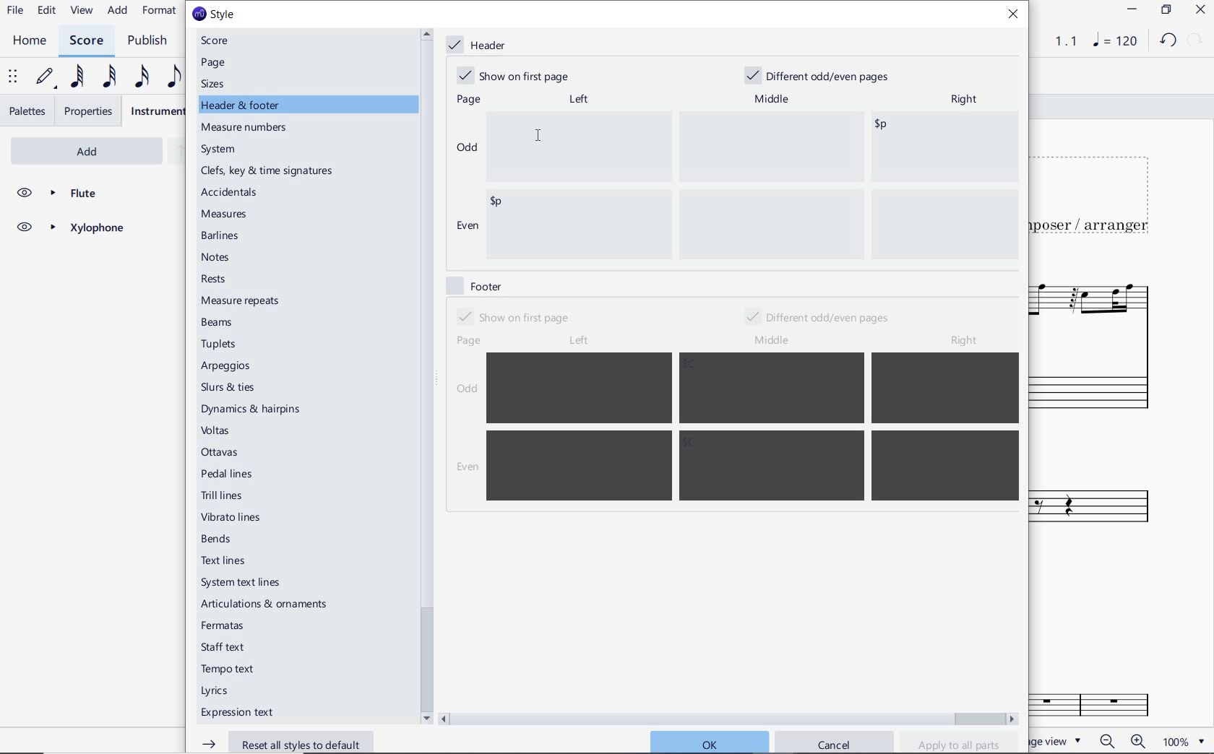 The width and height of the screenshot is (1214, 754). I want to click on left, so click(578, 341).